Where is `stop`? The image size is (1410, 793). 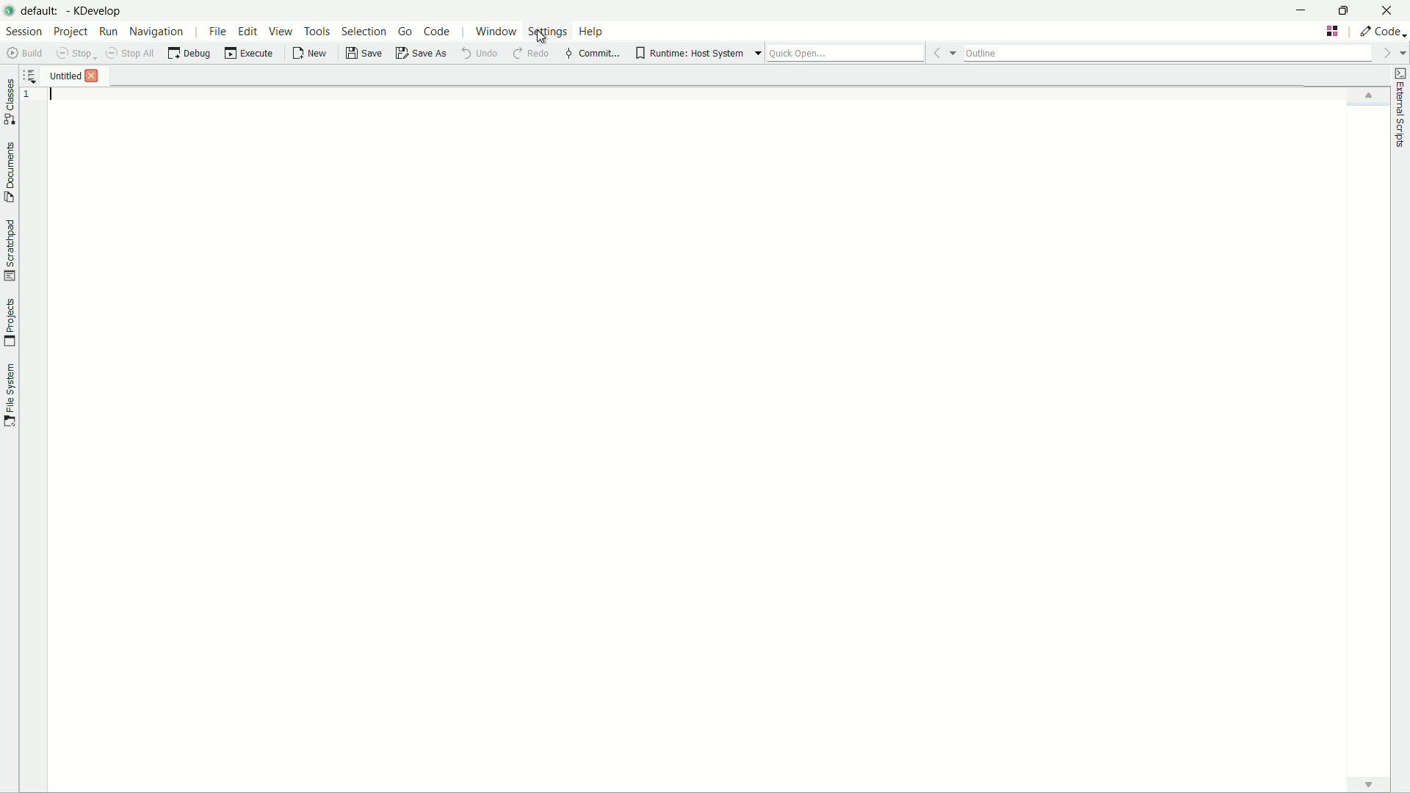
stop is located at coordinates (74, 54).